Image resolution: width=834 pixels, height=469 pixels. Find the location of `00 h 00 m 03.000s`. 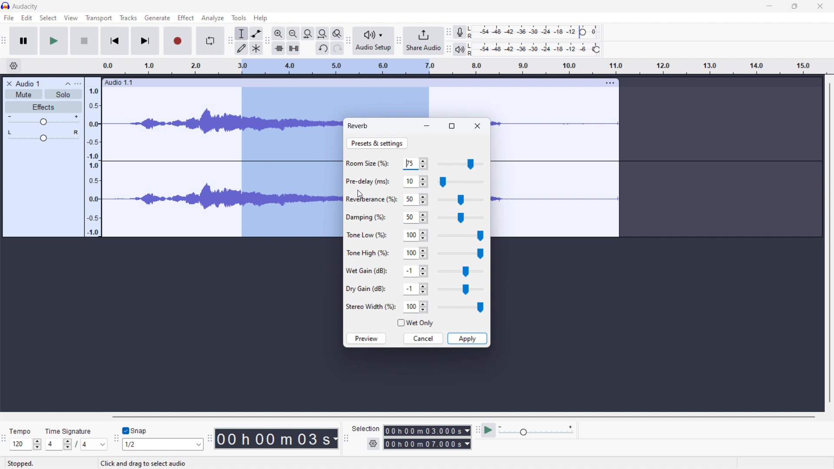

00 h 00 m 03.000s is located at coordinates (427, 431).